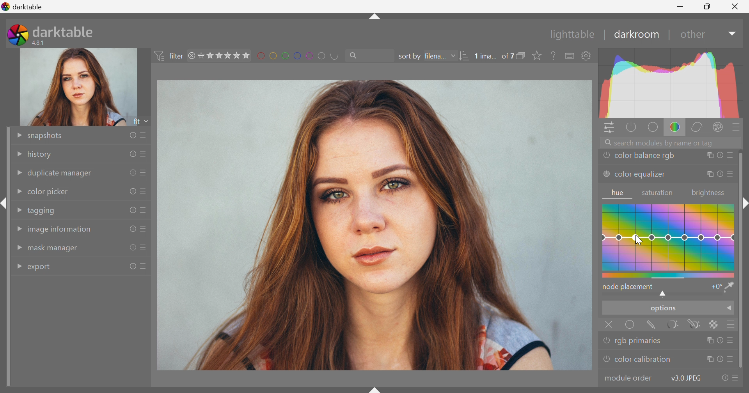  I want to click on 'color calibration' is switched off, so click(605, 360).